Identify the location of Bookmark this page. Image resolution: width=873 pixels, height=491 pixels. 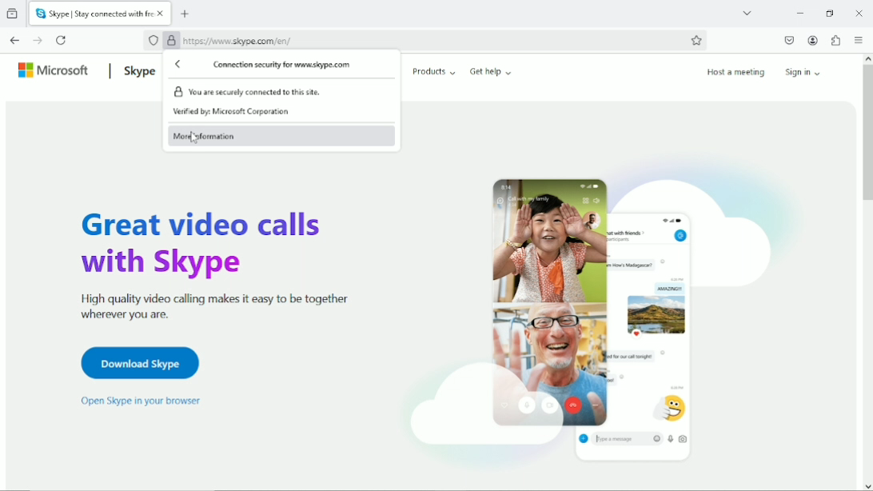
(696, 40).